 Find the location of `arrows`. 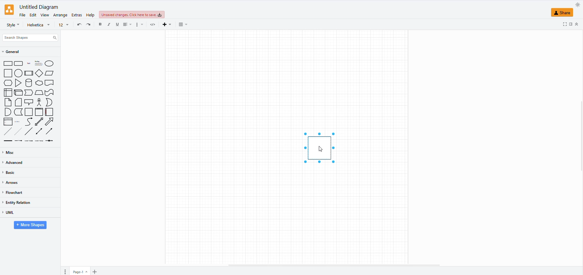

arrows is located at coordinates (11, 183).